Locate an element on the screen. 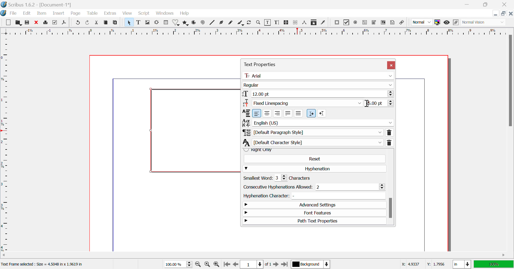  Pdf List box is located at coordinates (383, 23).